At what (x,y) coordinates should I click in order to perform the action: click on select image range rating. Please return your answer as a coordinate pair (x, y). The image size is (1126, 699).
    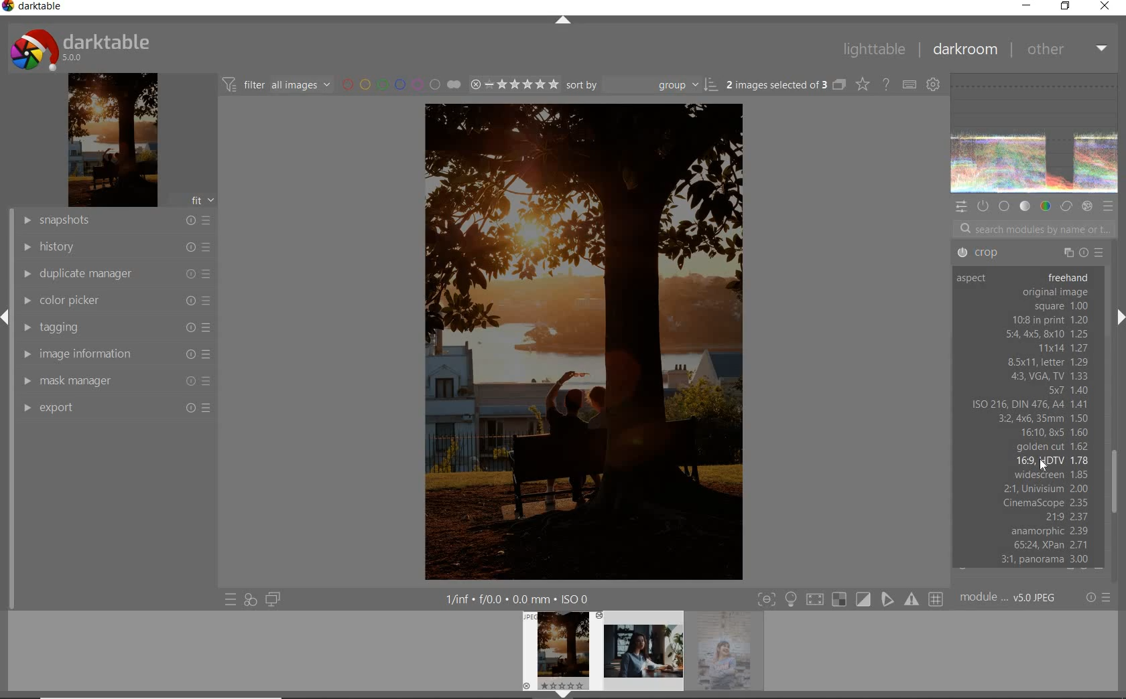
    Looking at the image, I should click on (512, 84).